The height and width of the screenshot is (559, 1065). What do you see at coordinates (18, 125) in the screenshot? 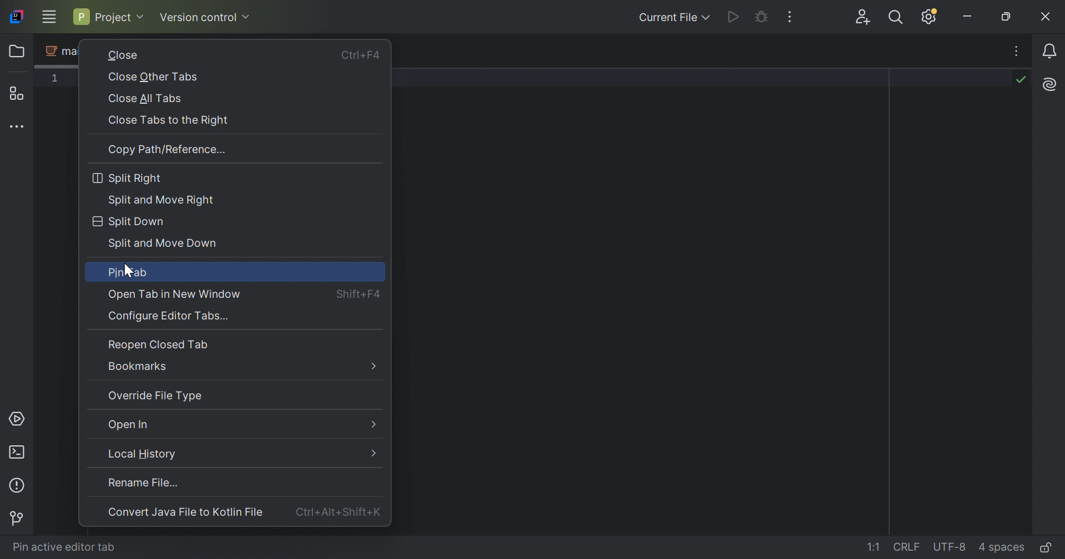
I see `More tool windows` at bounding box center [18, 125].